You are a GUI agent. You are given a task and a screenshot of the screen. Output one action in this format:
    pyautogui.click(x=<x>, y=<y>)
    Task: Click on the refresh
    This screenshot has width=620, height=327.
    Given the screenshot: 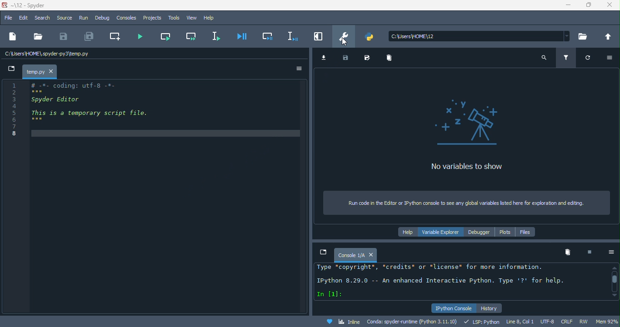 What is the action you would take?
    pyautogui.click(x=592, y=59)
    